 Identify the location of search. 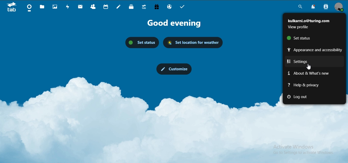
(299, 7).